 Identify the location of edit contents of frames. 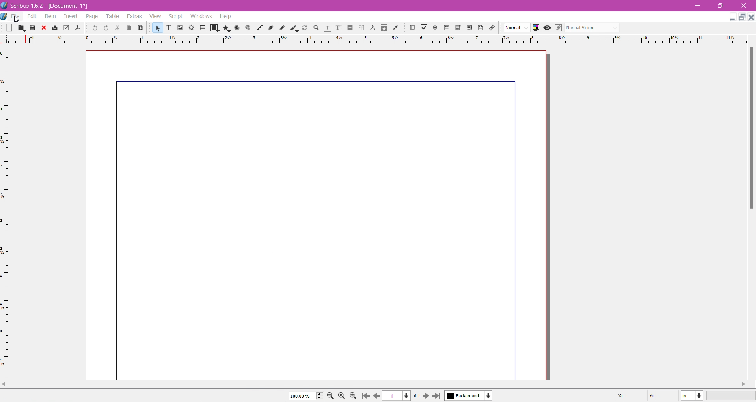
(327, 28).